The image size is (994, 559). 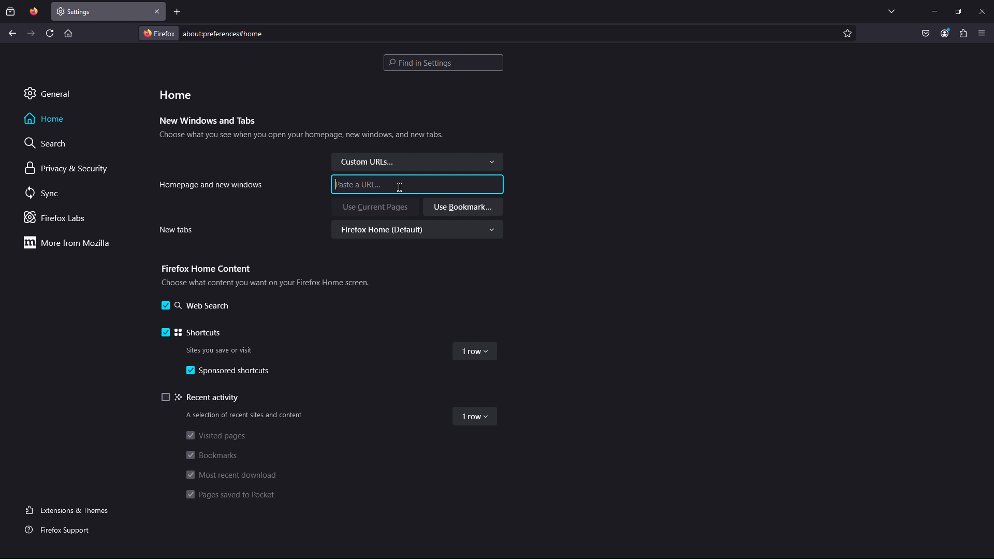 What do you see at coordinates (176, 94) in the screenshot?
I see `Home` at bounding box center [176, 94].